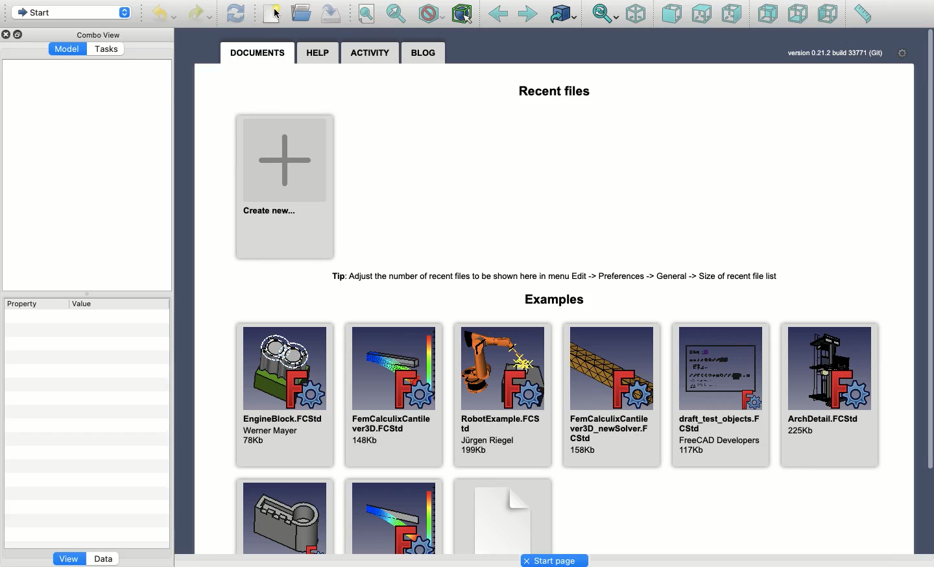 Image resolution: width=934 pixels, height=567 pixels. What do you see at coordinates (835, 52) in the screenshot?
I see `Version` at bounding box center [835, 52].